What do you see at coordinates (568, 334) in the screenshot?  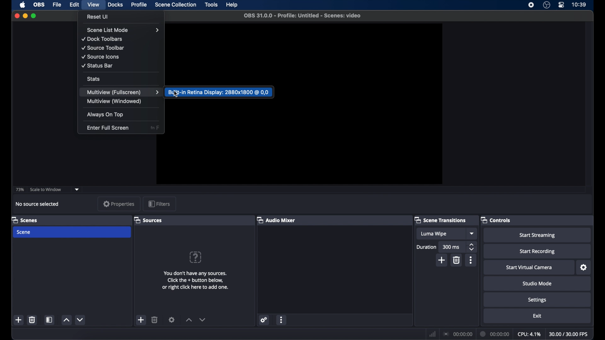 I see `30.00/30.00 fps` at bounding box center [568, 334].